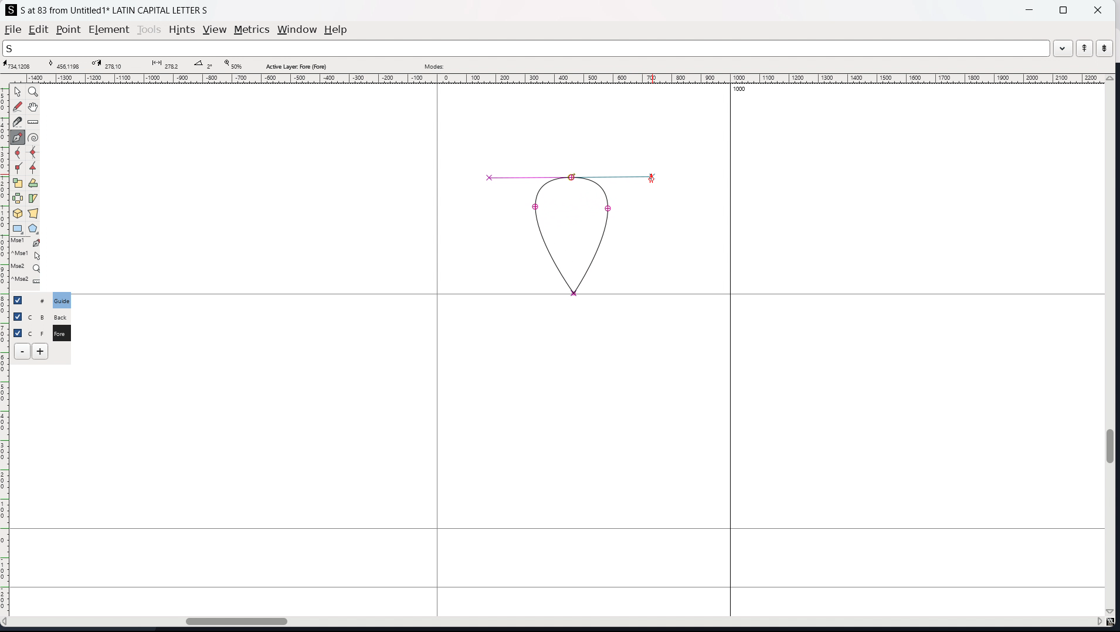 The width and height of the screenshot is (1120, 632). I want to click on zoom level, so click(233, 65).